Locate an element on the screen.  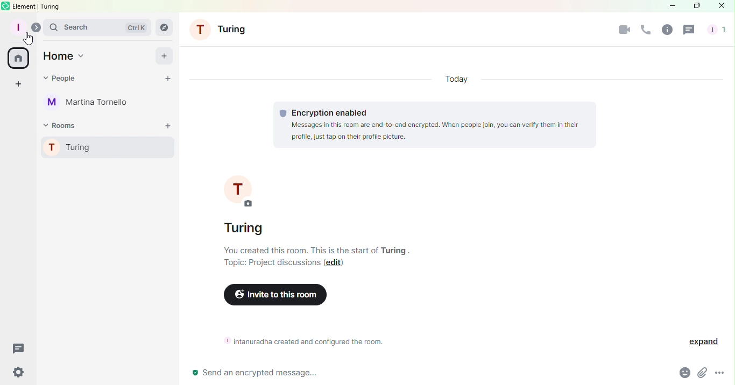
Room info is located at coordinates (667, 29).